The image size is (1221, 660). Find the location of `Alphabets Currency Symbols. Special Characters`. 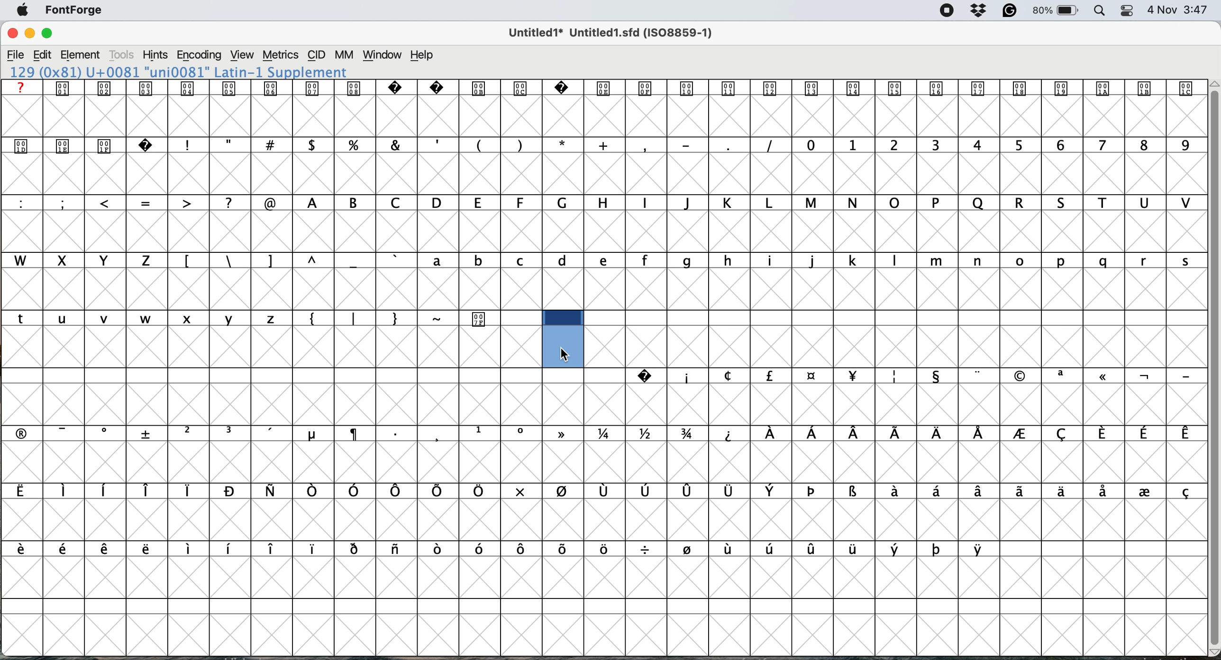

Alphabets Currency Symbols. Special Characters is located at coordinates (252, 319).